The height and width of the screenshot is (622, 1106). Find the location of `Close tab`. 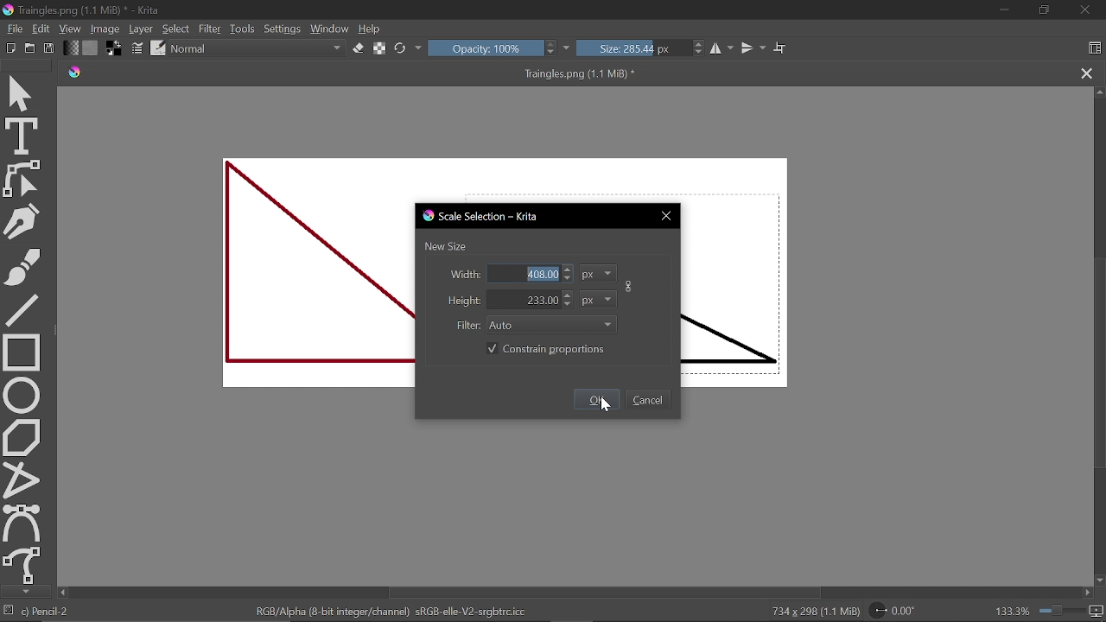

Close tab is located at coordinates (1085, 73).